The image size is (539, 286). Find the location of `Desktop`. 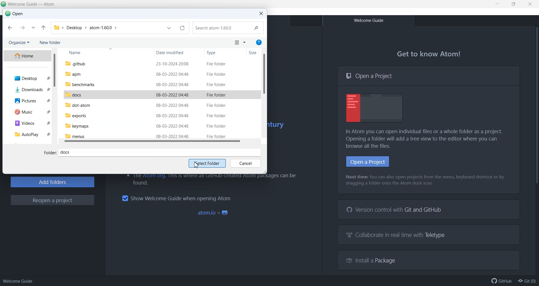

Desktop is located at coordinates (74, 27).